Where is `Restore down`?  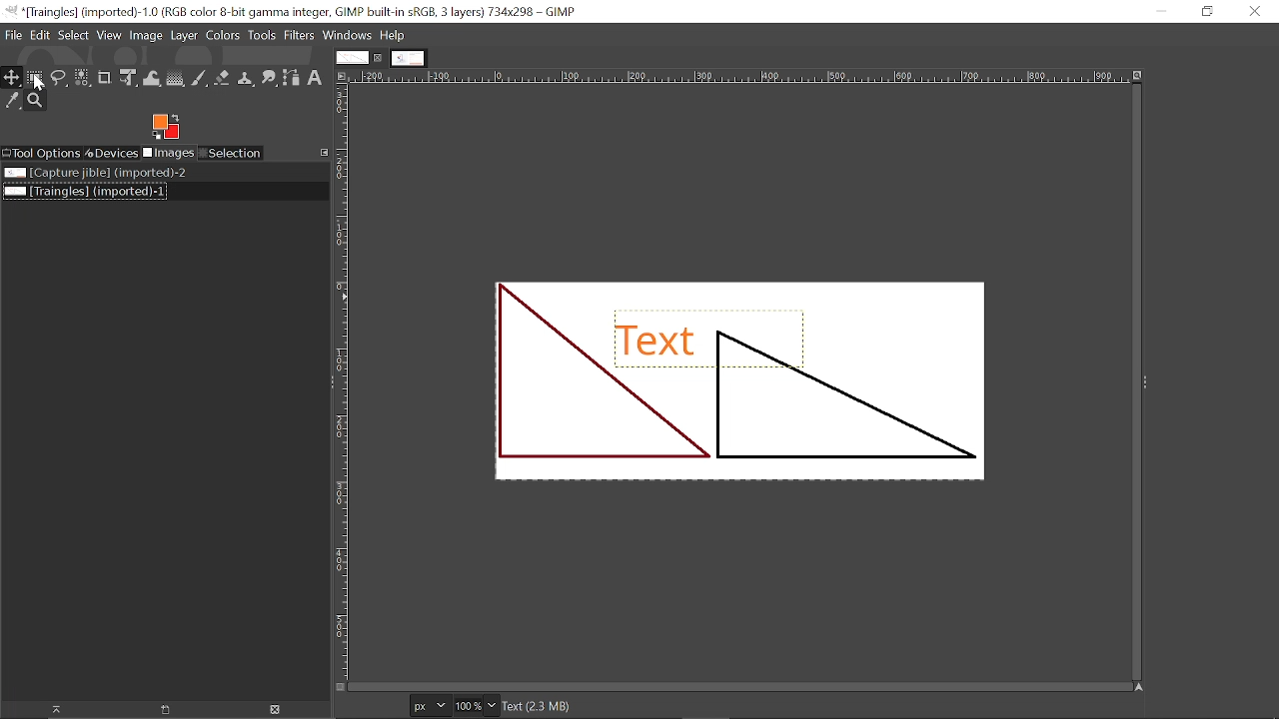 Restore down is located at coordinates (1209, 12).